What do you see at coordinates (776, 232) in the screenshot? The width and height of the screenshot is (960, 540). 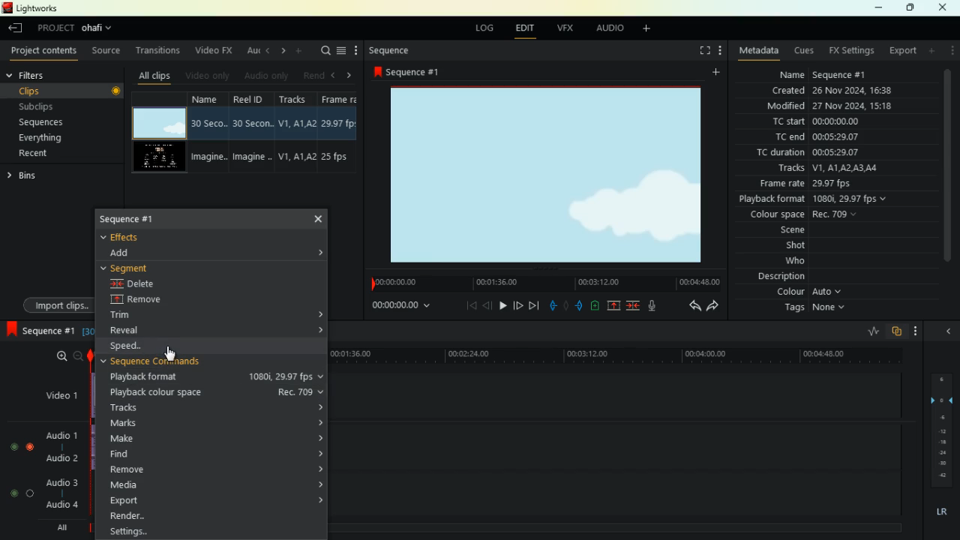 I see `scene` at bounding box center [776, 232].